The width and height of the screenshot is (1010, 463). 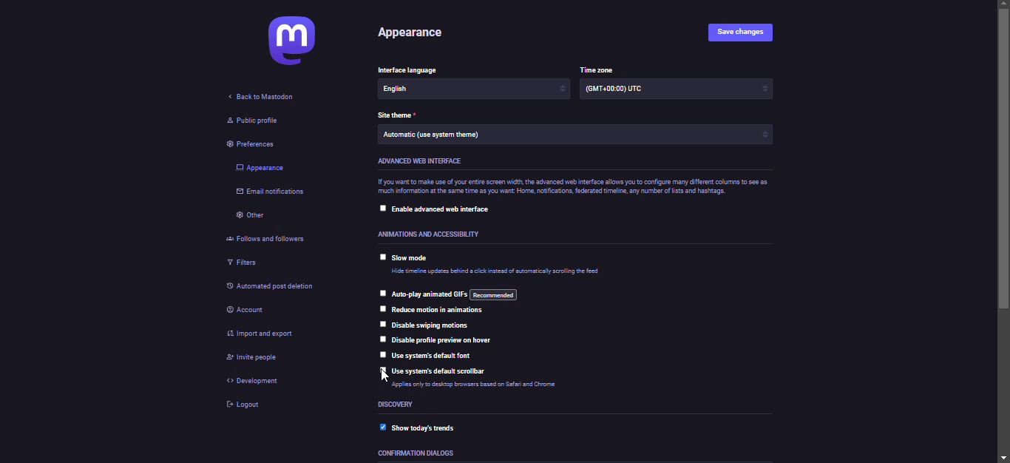 I want to click on filters, so click(x=246, y=262).